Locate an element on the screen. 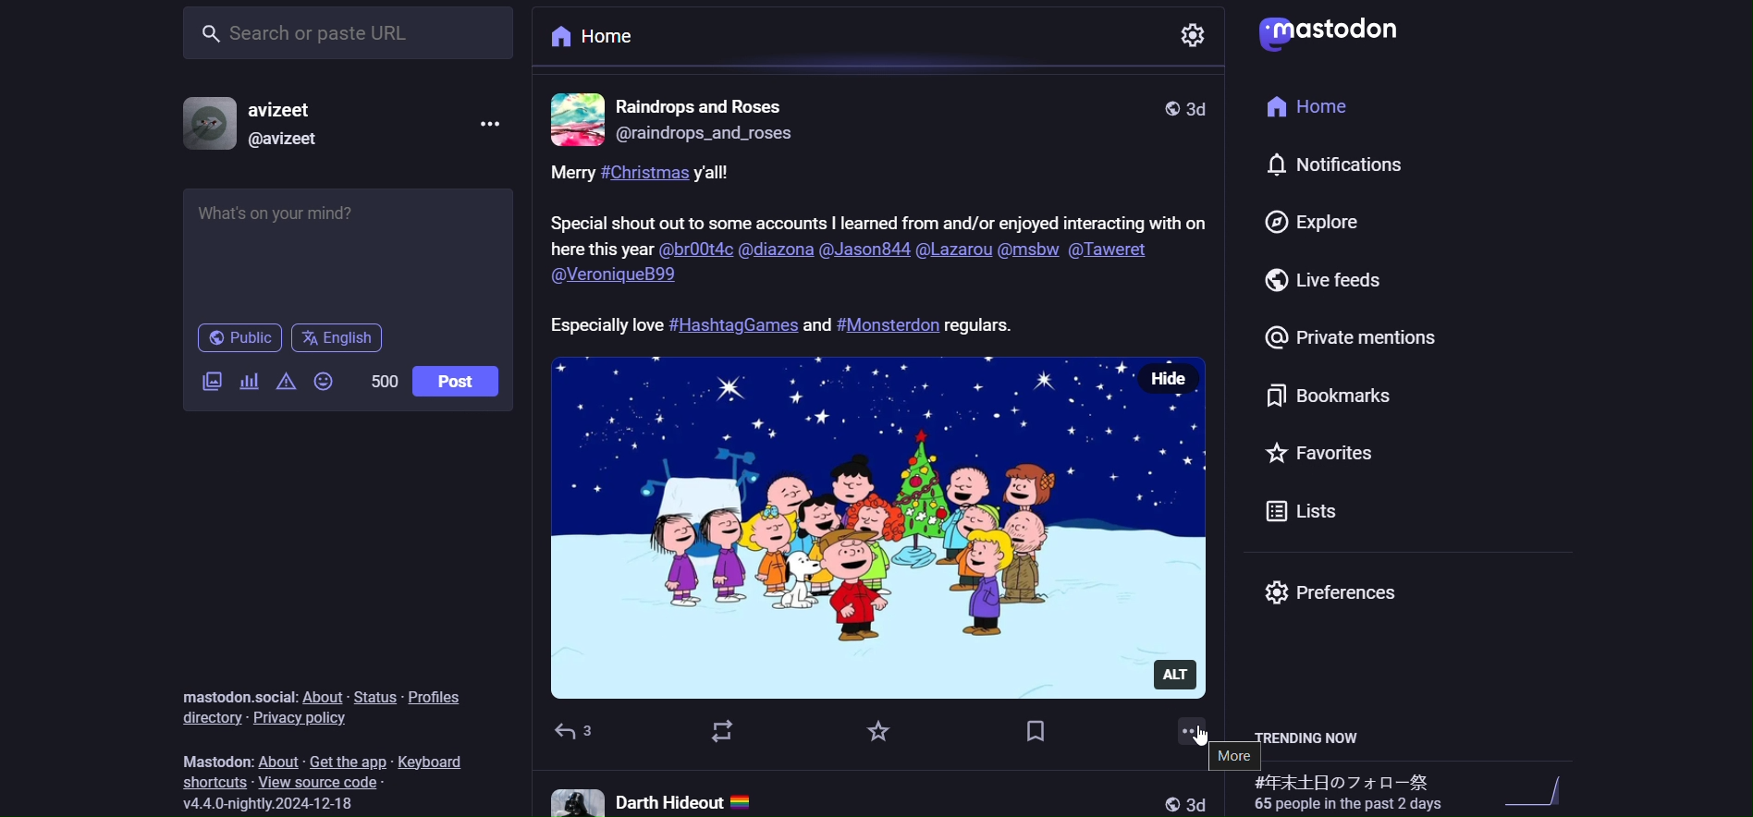  setting is located at coordinates (1195, 38).